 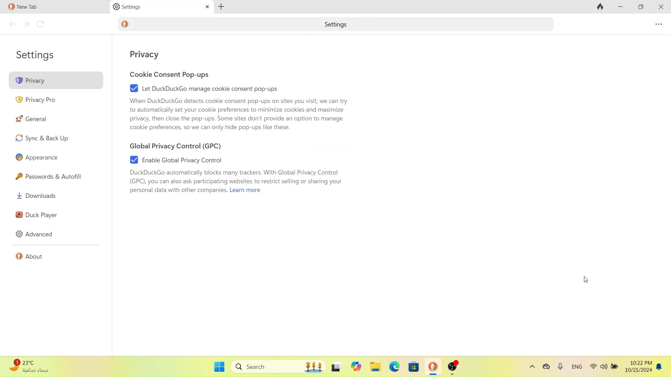 What do you see at coordinates (621, 7) in the screenshot?
I see `minimize` at bounding box center [621, 7].